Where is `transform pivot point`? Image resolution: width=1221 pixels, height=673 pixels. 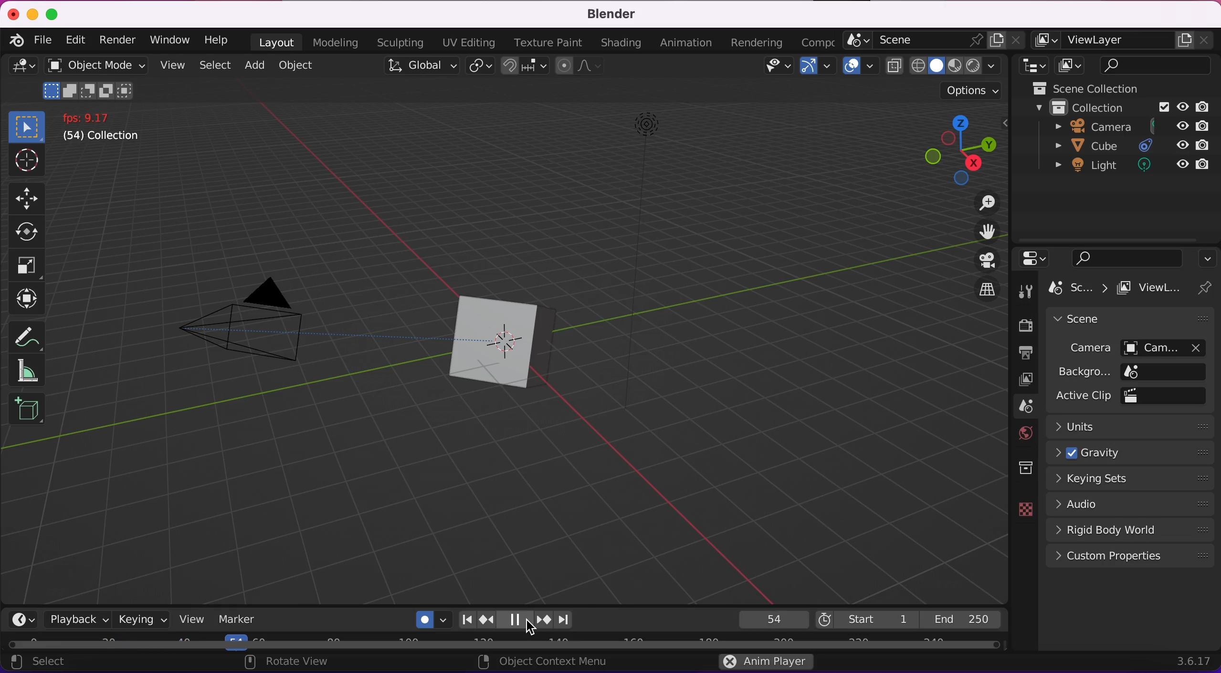 transform pivot point is located at coordinates (478, 66).